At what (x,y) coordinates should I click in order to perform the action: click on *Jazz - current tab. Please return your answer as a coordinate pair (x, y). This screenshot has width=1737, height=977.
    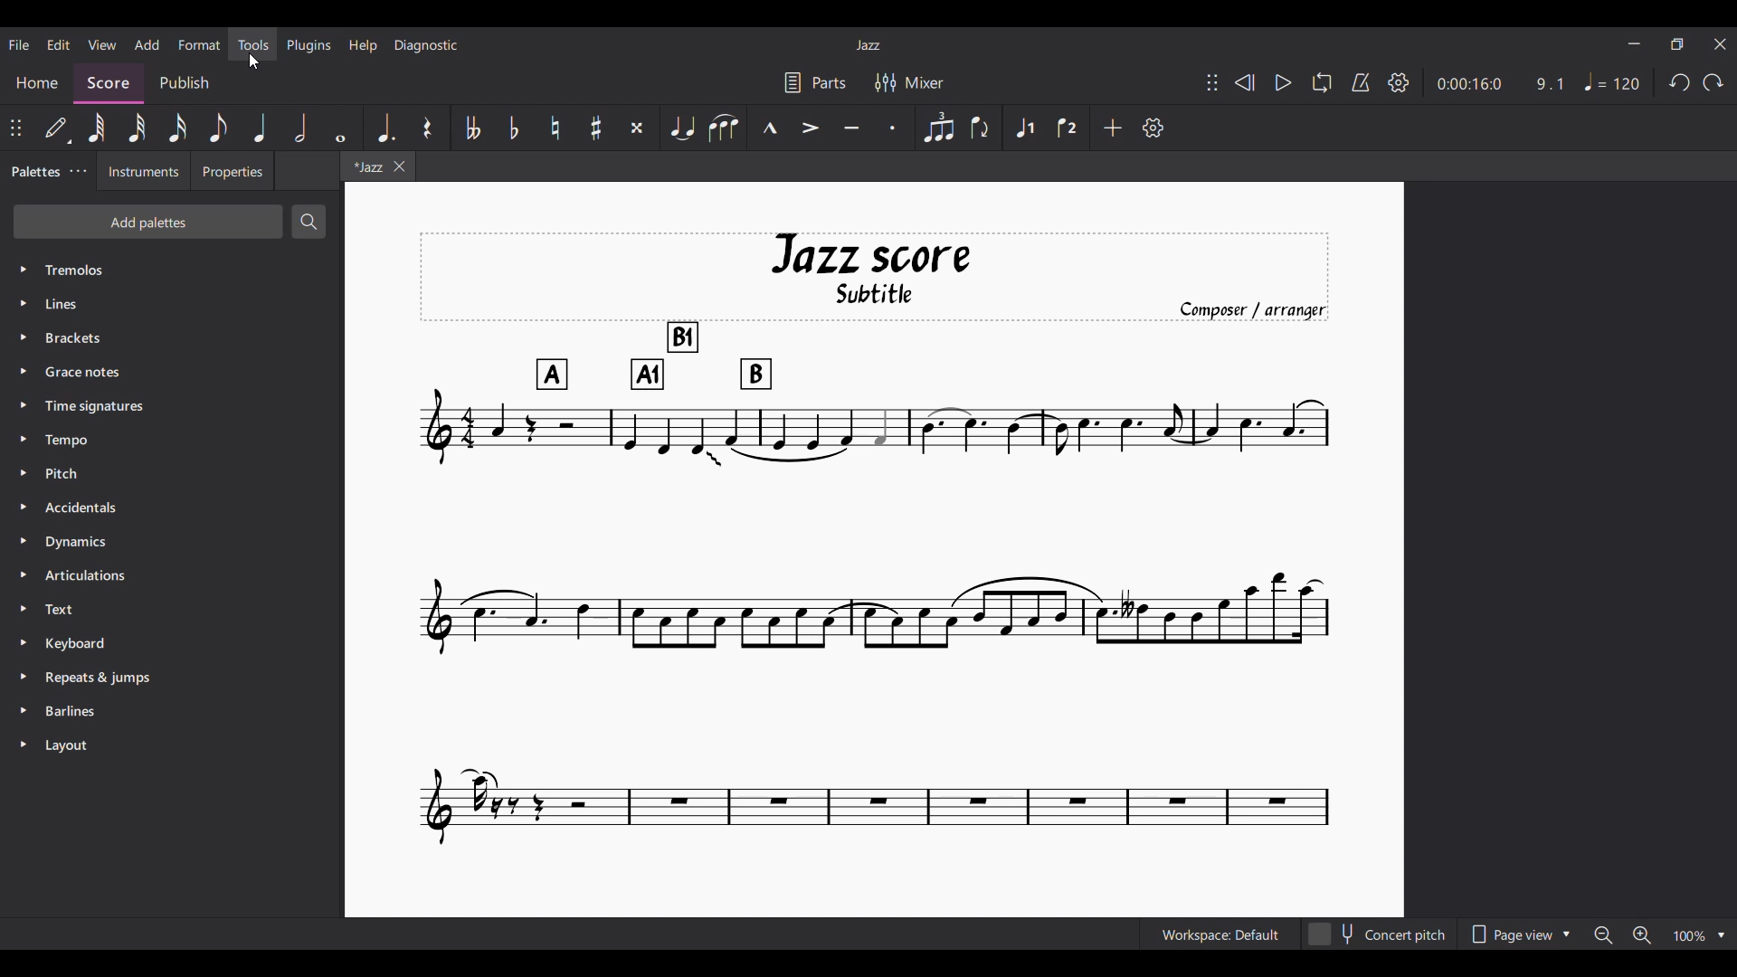
    Looking at the image, I should click on (365, 166).